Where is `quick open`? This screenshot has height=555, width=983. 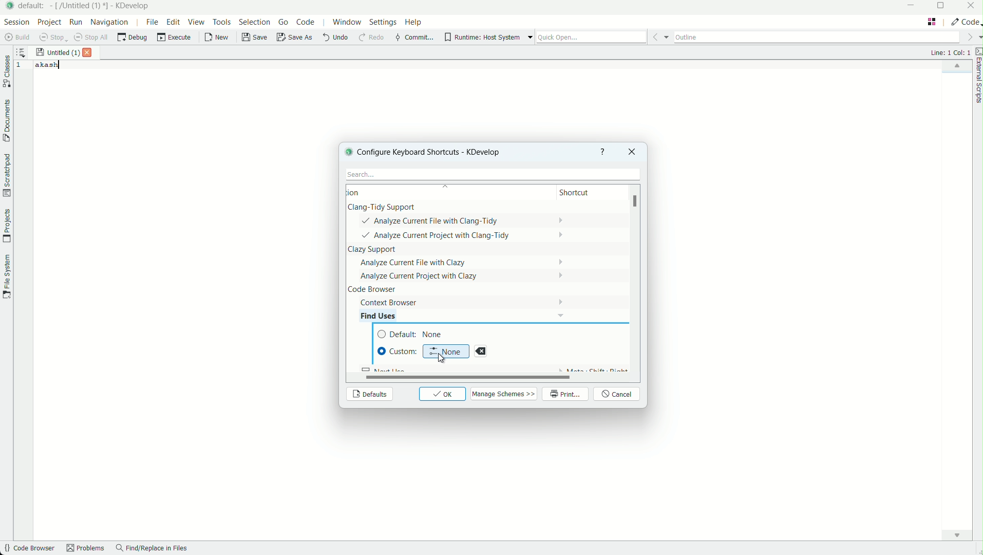
quick open is located at coordinates (591, 38).